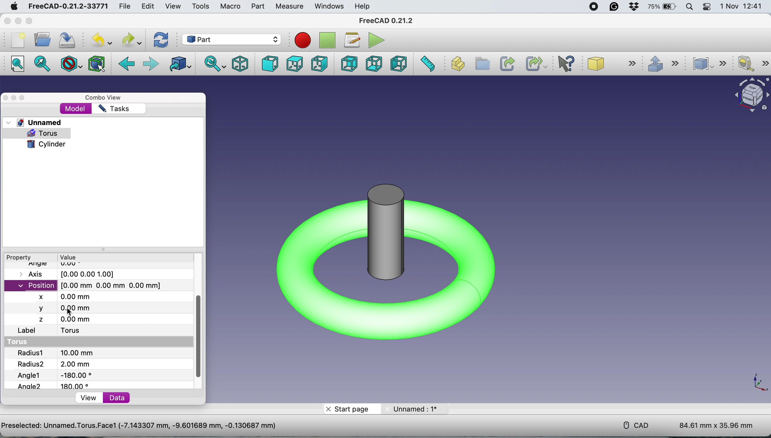 This screenshot has height=438, width=771. Describe the element at coordinates (666, 64) in the screenshot. I see `extrude` at that location.